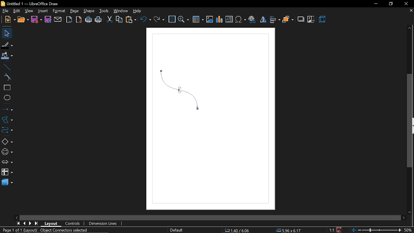 This screenshot has height=233, width=414. Describe the element at coordinates (37, 223) in the screenshot. I see `go to last page` at that location.